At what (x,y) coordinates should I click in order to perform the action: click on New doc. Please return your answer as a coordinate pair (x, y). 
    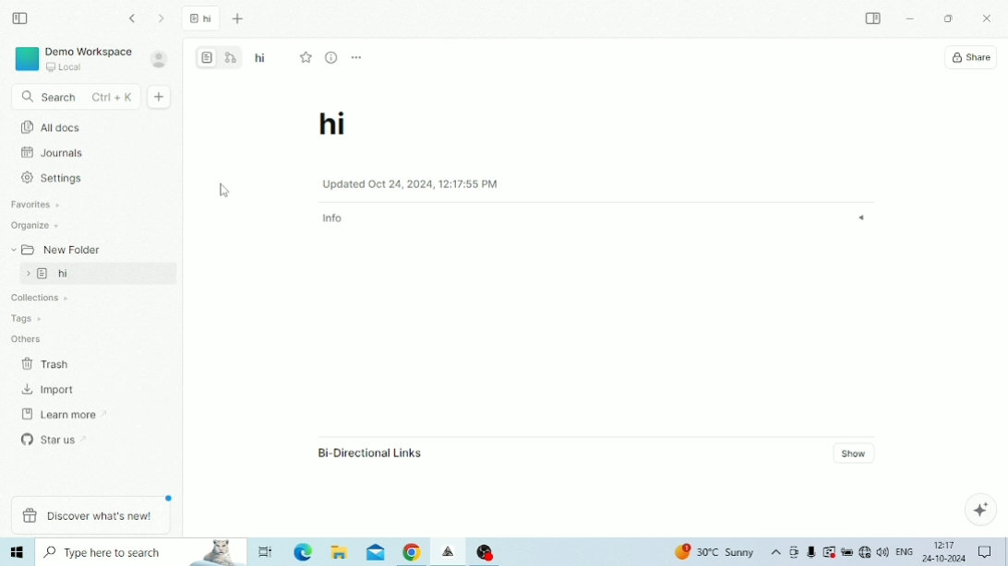
    Looking at the image, I should click on (161, 97).